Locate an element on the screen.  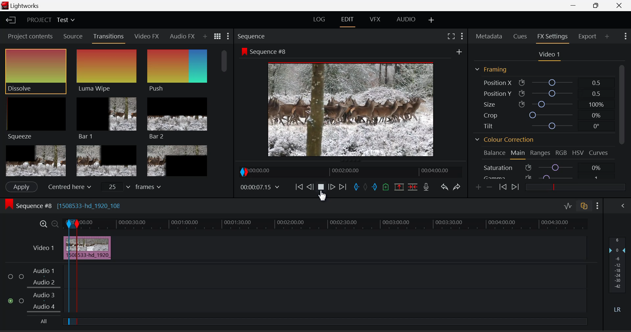
Audio 3 is located at coordinates (44, 296).